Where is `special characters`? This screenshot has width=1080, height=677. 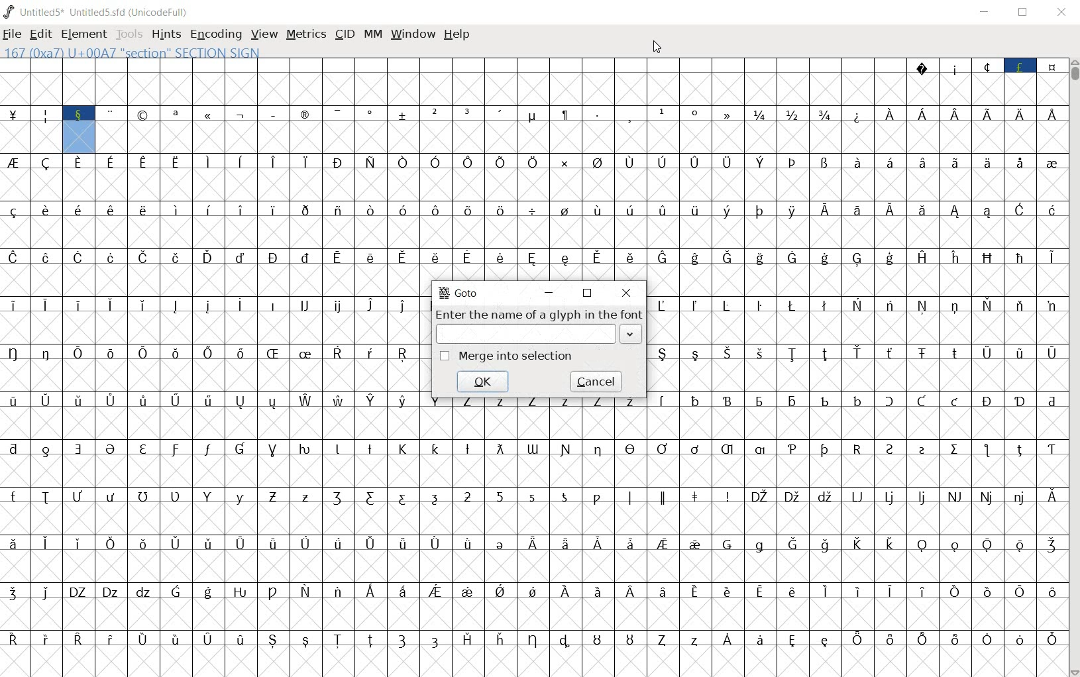 special characters is located at coordinates (985, 81).